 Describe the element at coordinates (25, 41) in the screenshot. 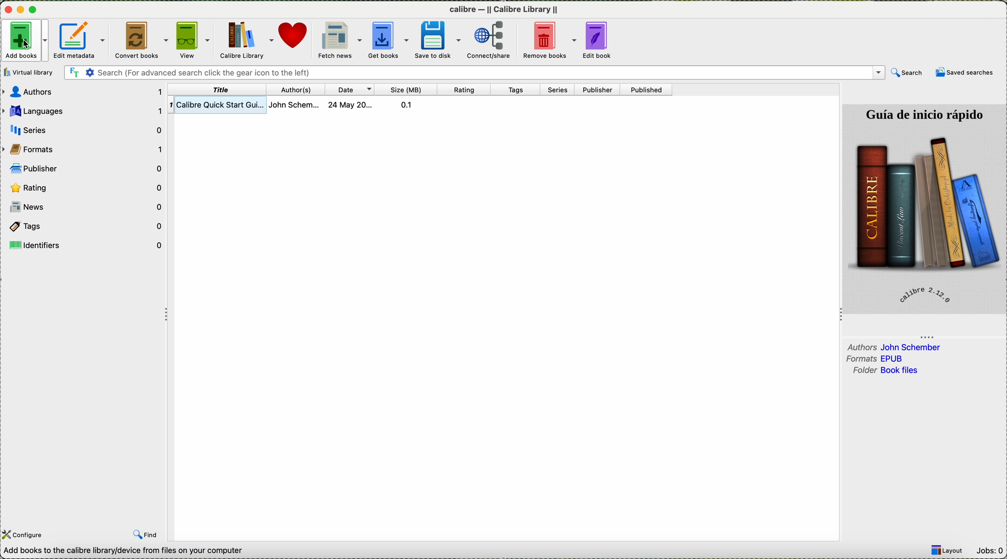

I see `click on add books` at that location.